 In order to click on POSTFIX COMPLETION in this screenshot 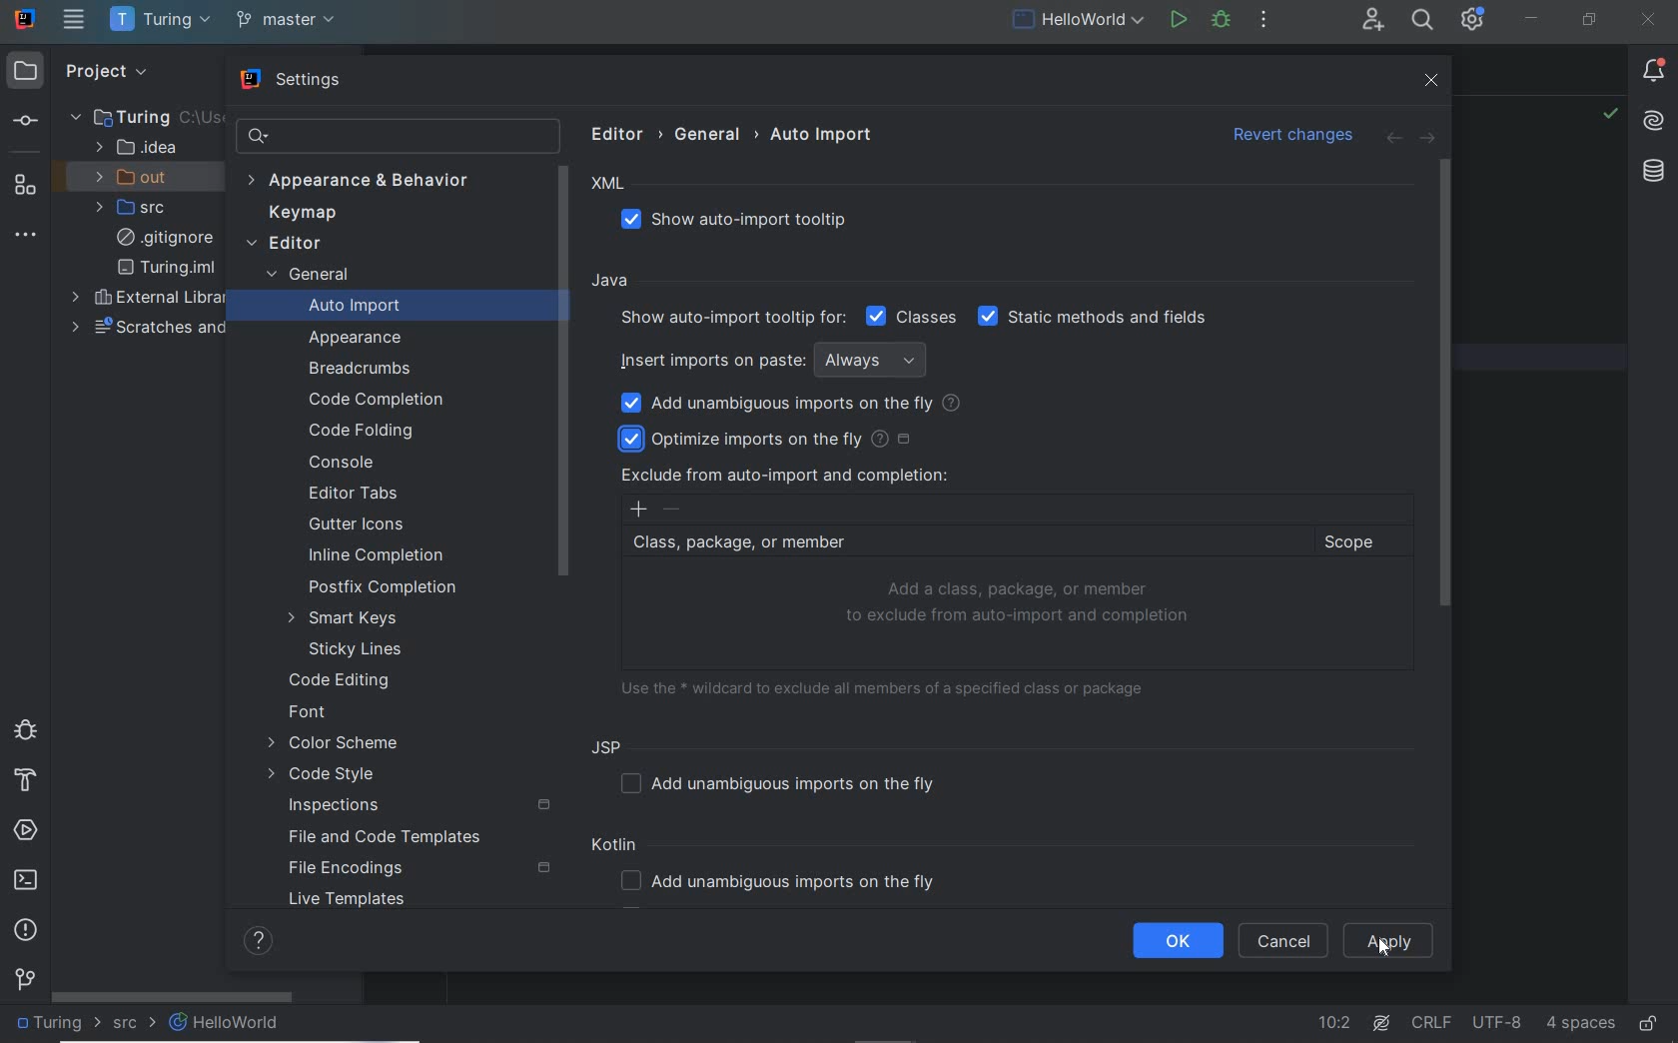, I will do `click(385, 587)`.